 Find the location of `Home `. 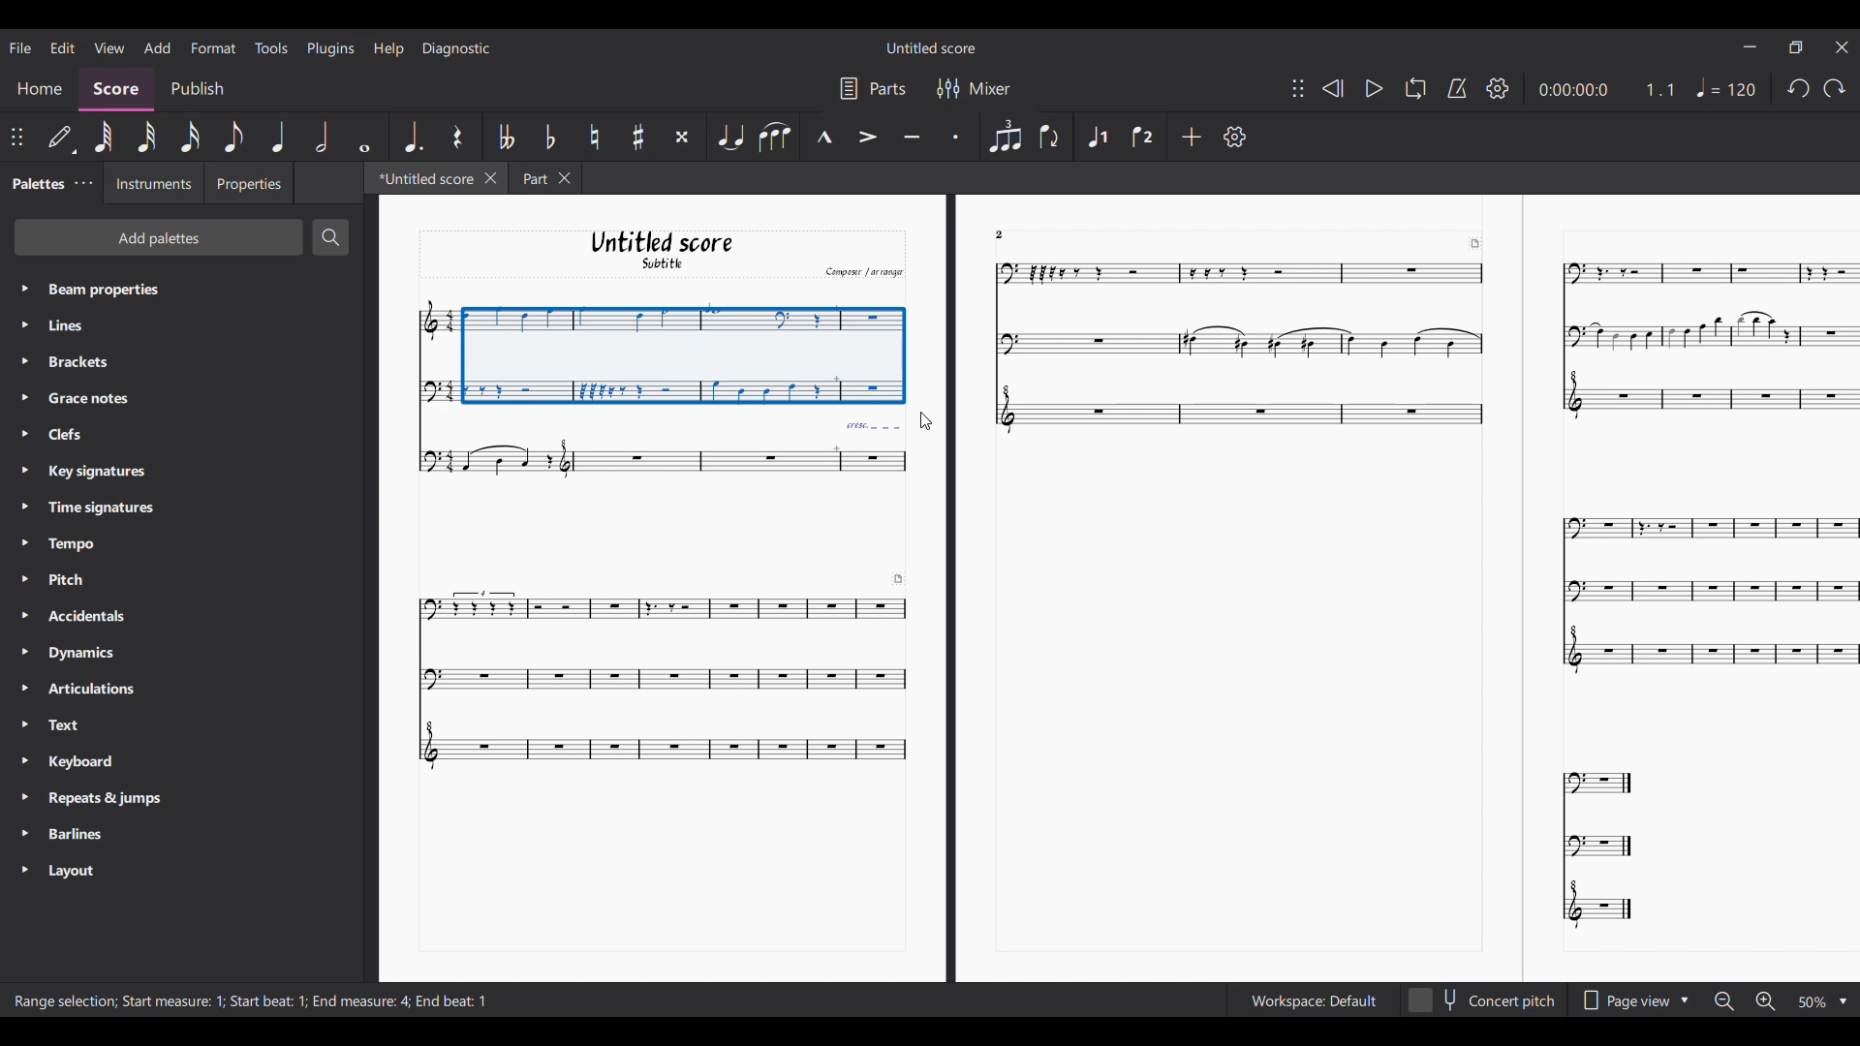

Home  is located at coordinates (40, 91).